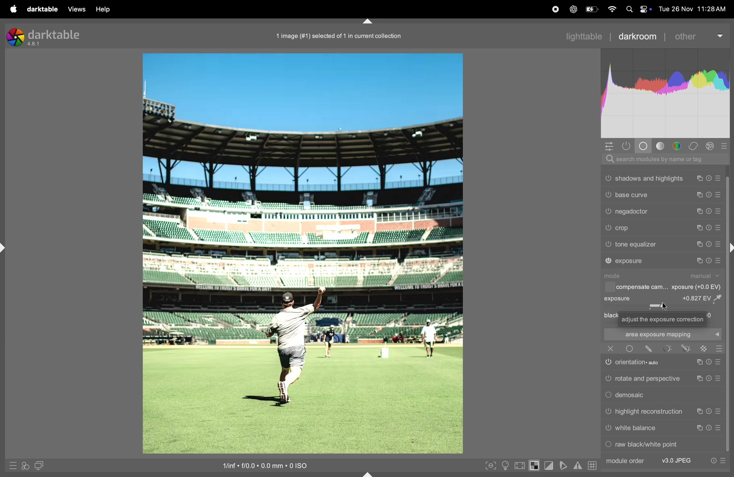  Describe the element at coordinates (709, 196) in the screenshot. I see `reset presets` at that location.